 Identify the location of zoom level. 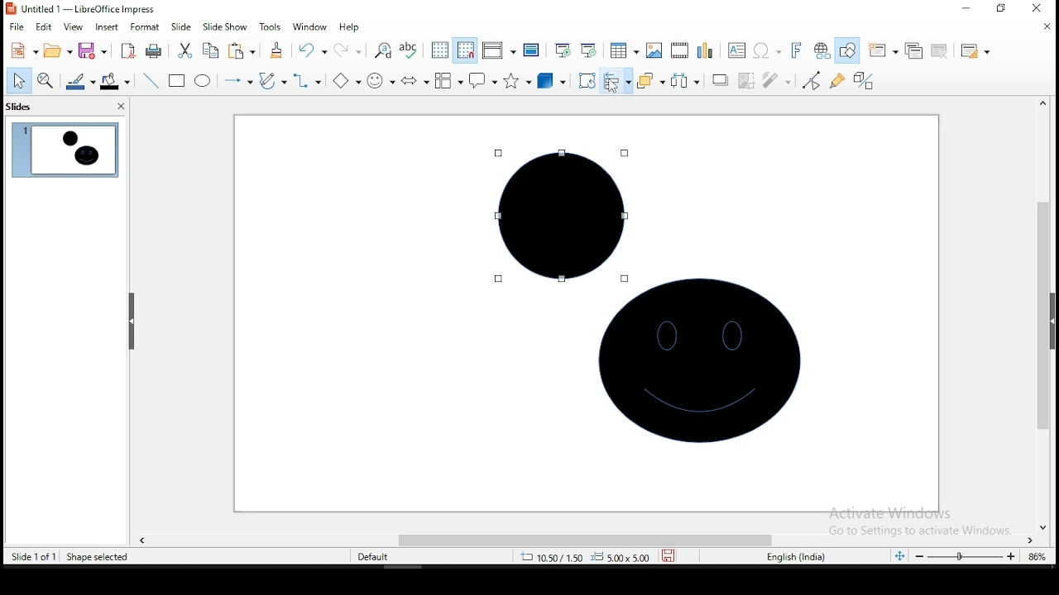
(1035, 556).